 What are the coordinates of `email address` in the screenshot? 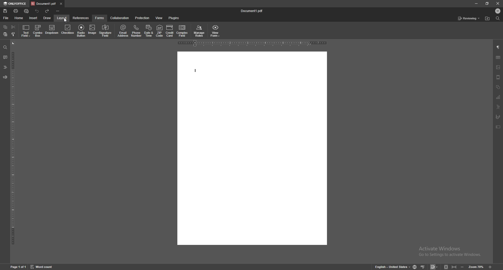 It's located at (123, 31).